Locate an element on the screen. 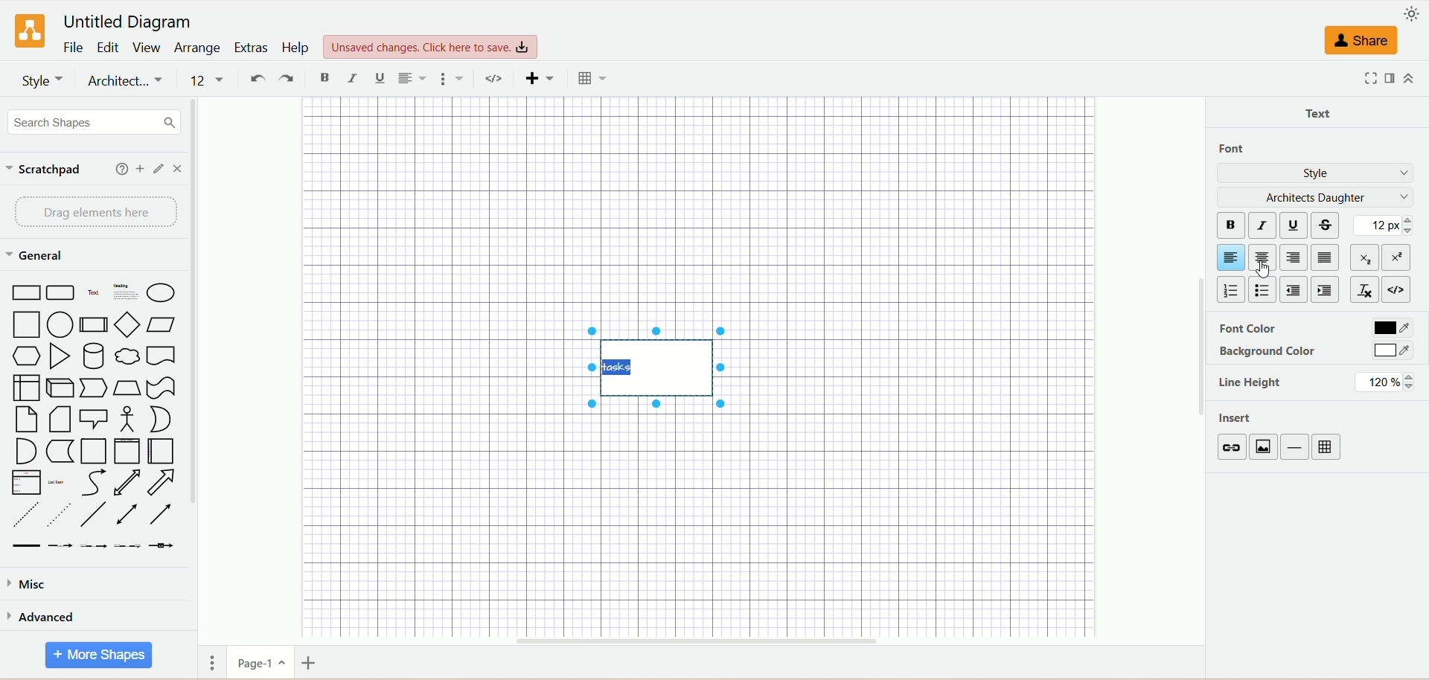 The width and height of the screenshot is (1429, 680). insert is located at coordinates (1238, 420).